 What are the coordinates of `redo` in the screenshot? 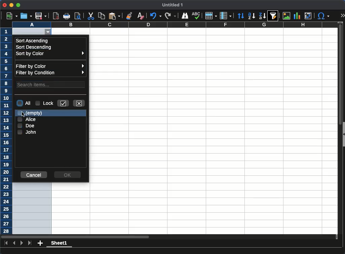 It's located at (170, 16).